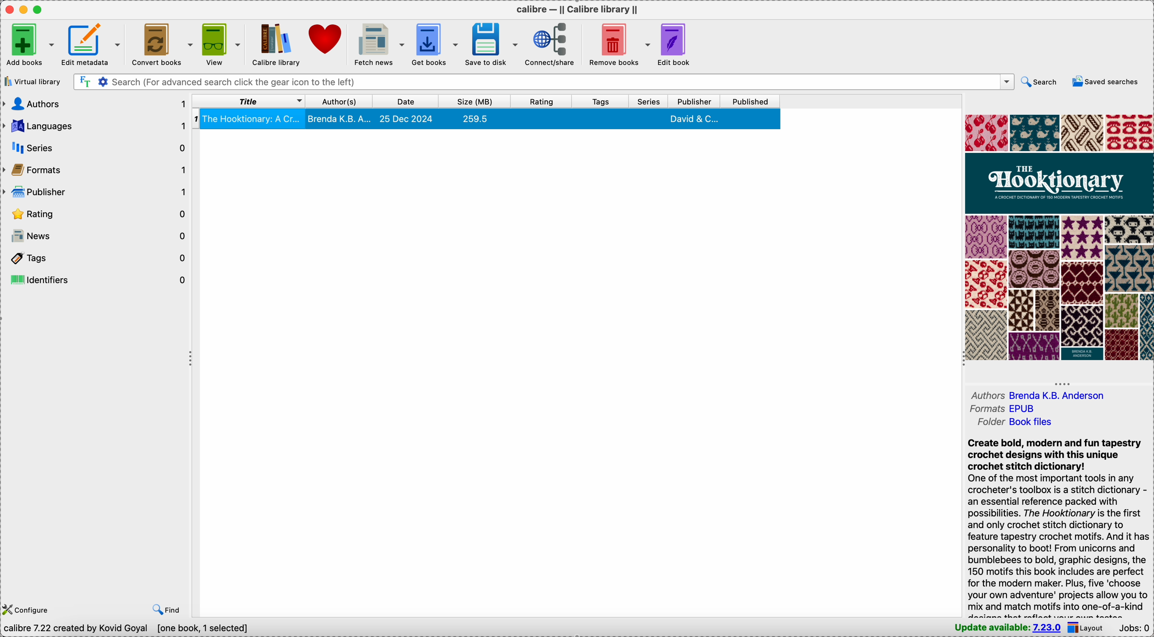 The width and height of the screenshot is (1154, 637). What do you see at coordinates (1038, 395) in the screenshot?
I see `authors` at bounding box center [1038, 395].